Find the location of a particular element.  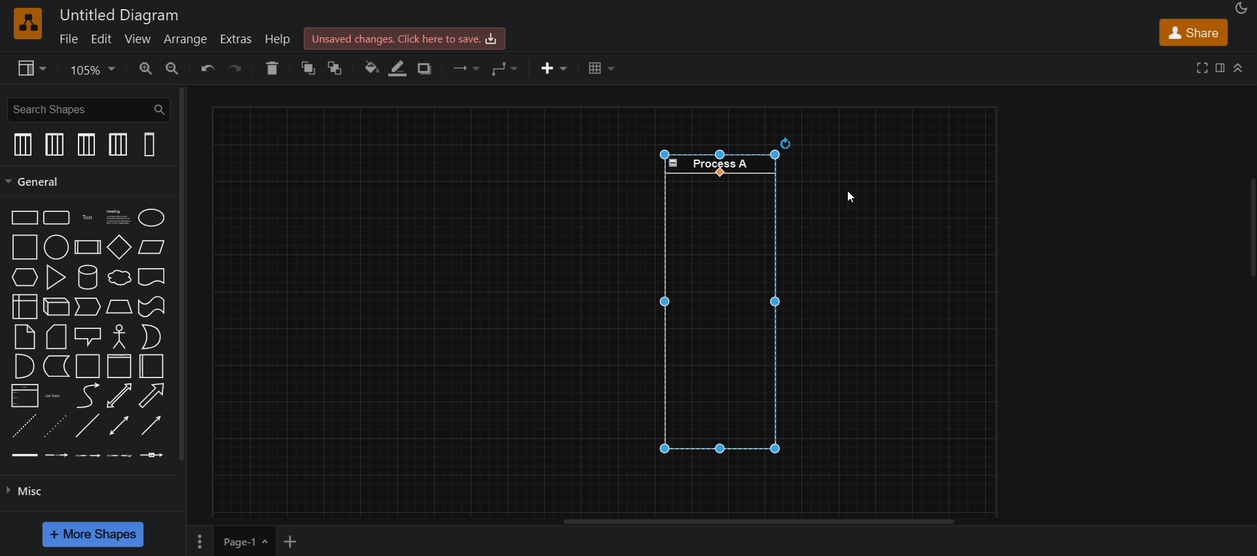

vertical pool 2 is located at coordinates (55, 146).